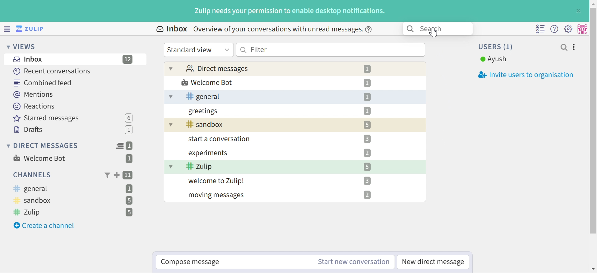  Describe the element at coordinates (129, 213) in the screenshot. I see `5` at that location.